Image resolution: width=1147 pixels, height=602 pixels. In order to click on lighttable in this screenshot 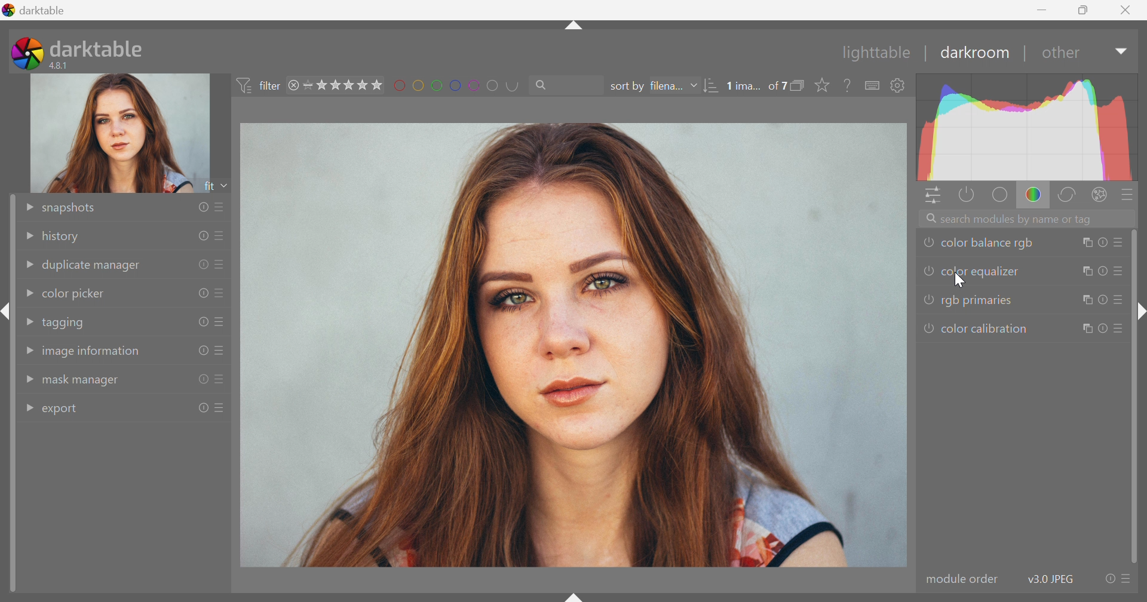, I will do `click(872, 53)`.